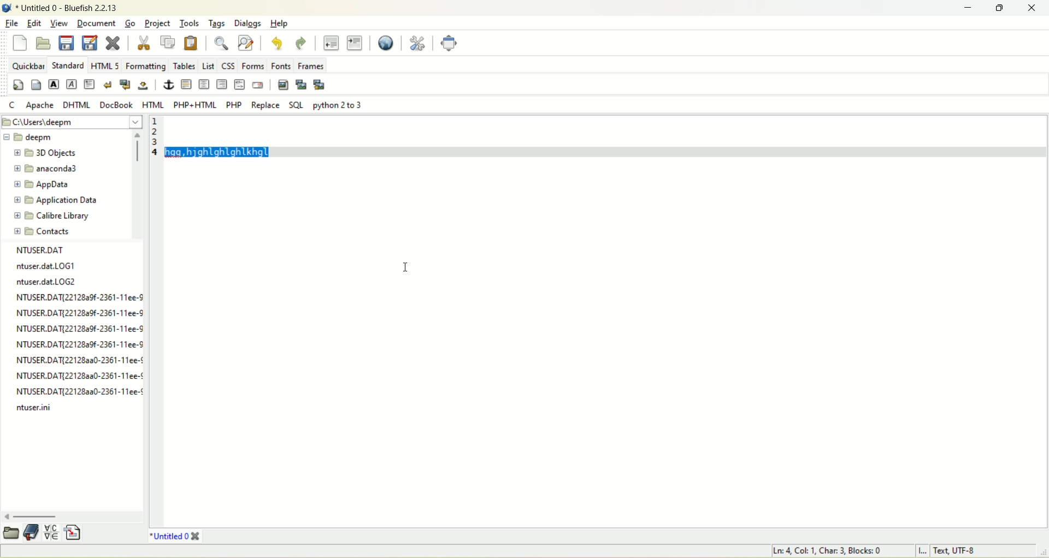 The height and width of the screenshot is (558, 1049). Describe the element at coordinates (78, 533) in the screenshot. I see `snippets` at that location.